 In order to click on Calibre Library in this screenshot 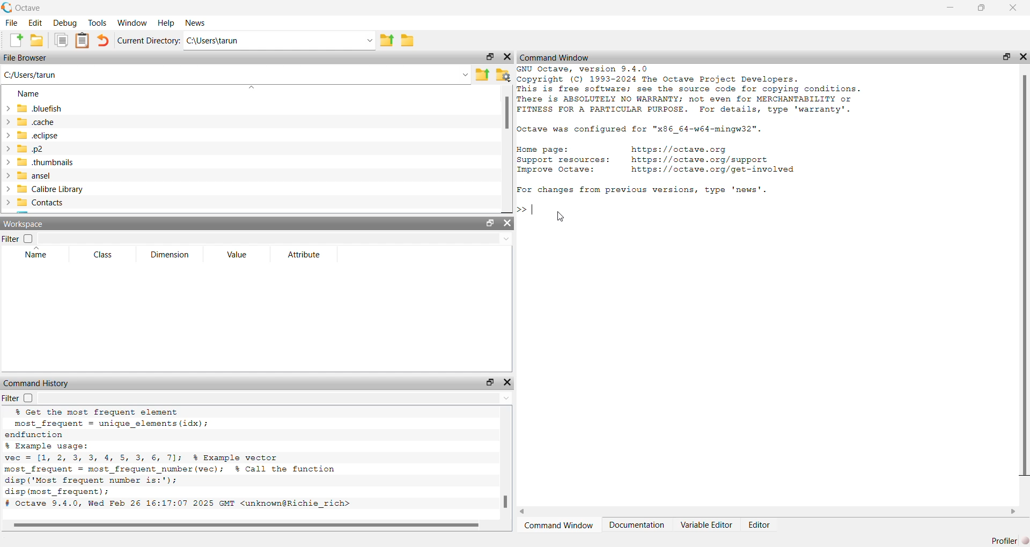, I will do `click(51, 189)`.